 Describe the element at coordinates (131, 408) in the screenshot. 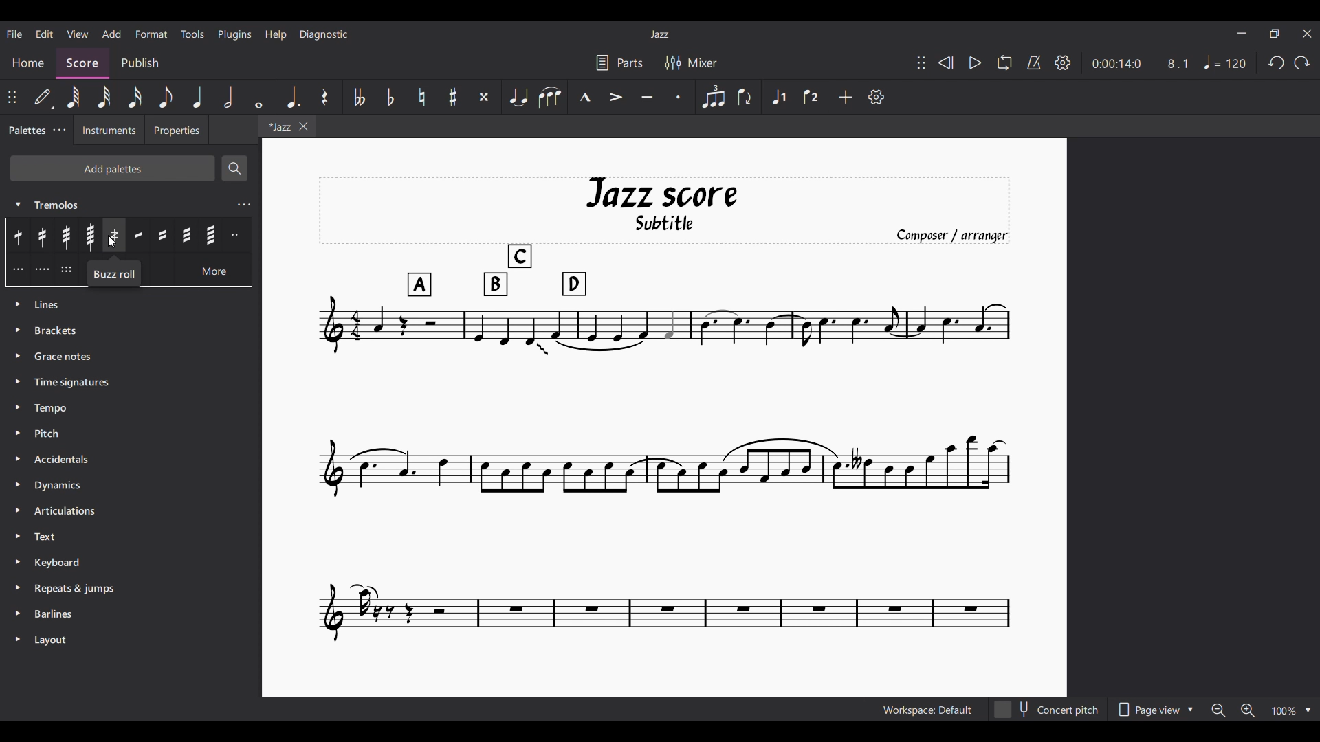

I see `Tempo` at that location.